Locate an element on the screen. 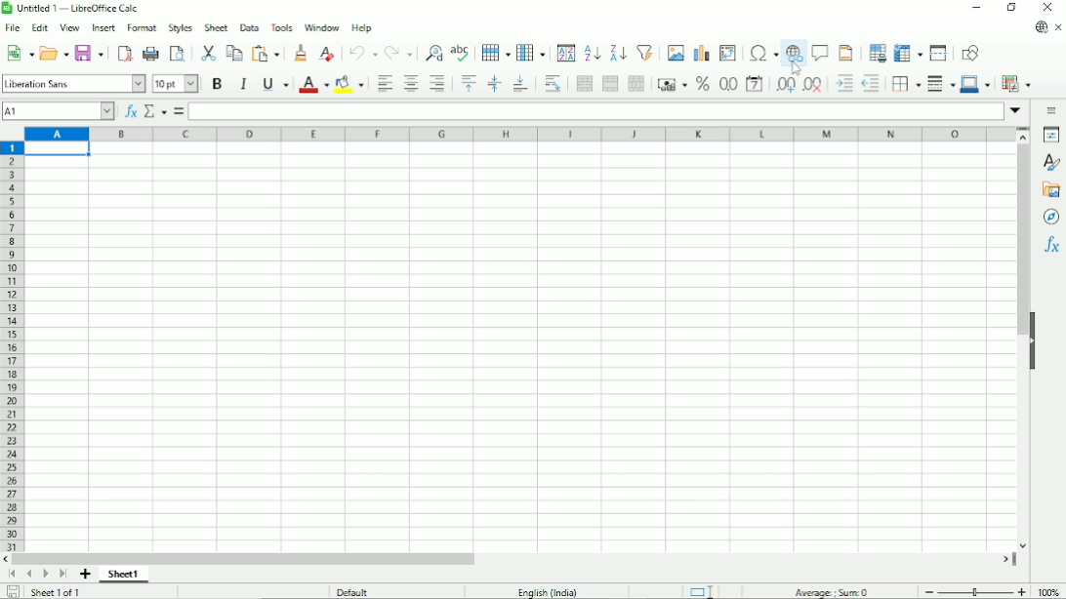  Conditional is located at coordinates (1017, 83).